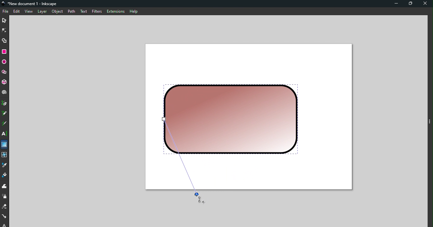 The height and width of the screenshot is (227, 433). What do you see at coordinates (5, 134) in the screenshot?
I see `Text tool` at bounding box center [5, 134].